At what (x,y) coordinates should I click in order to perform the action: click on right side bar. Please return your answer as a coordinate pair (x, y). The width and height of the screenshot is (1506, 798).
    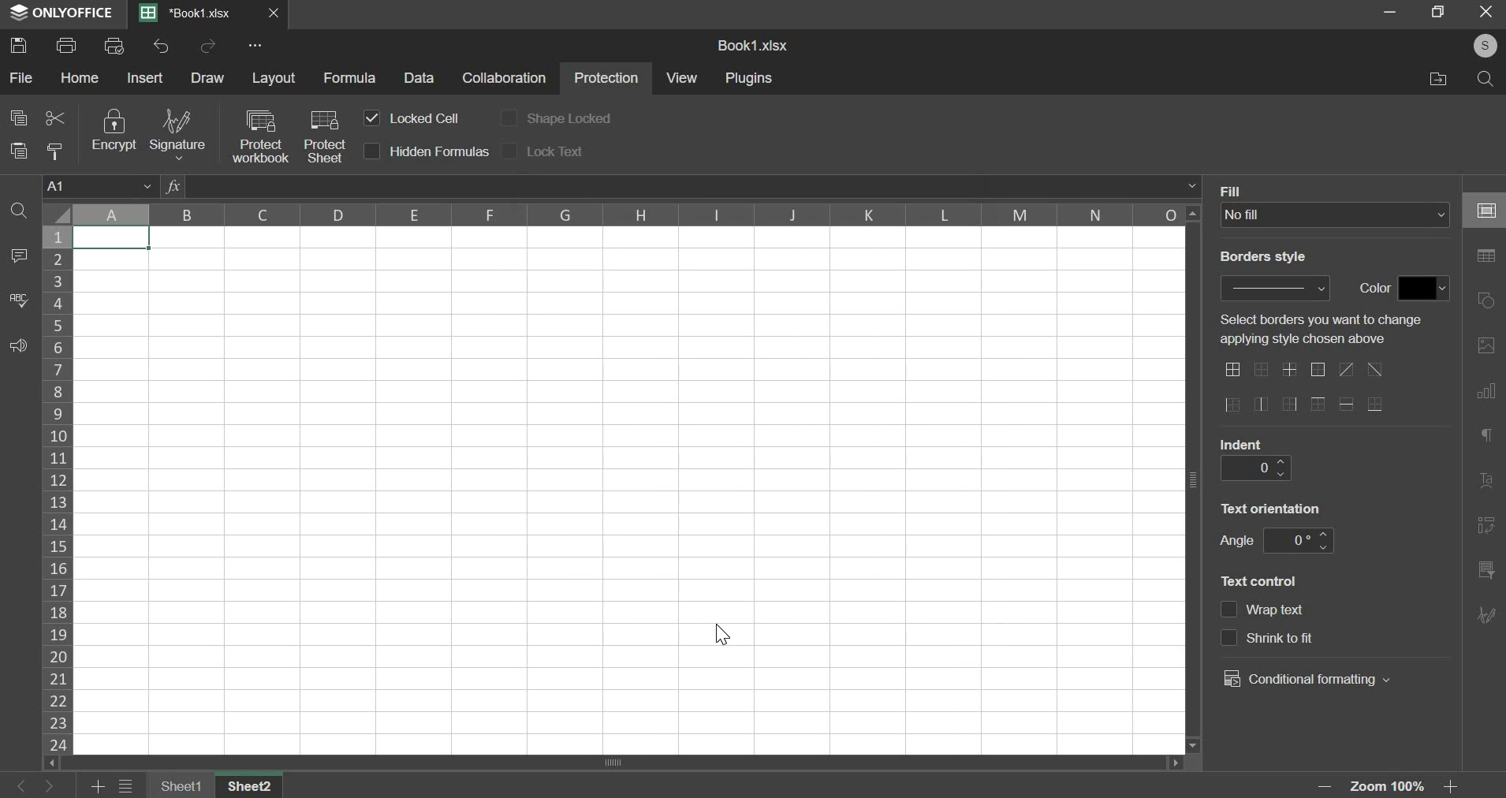
    Looking at the image, I should click on (1486, 300).